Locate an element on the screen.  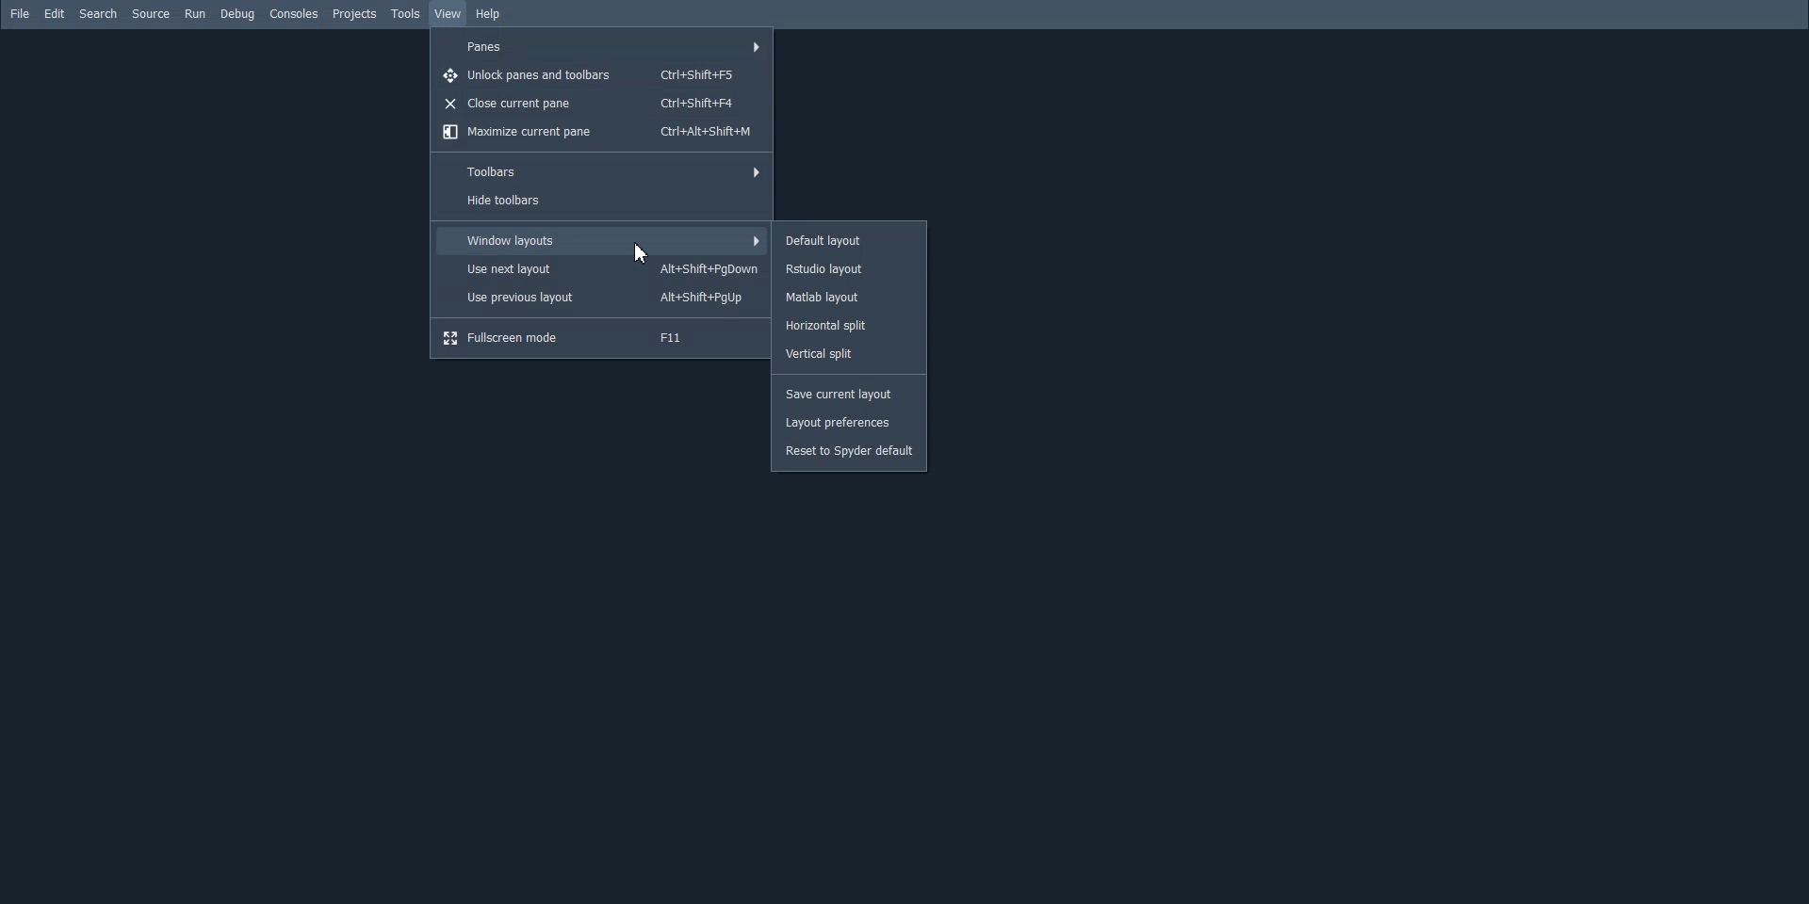
Source is located at coordinates (151, 13).